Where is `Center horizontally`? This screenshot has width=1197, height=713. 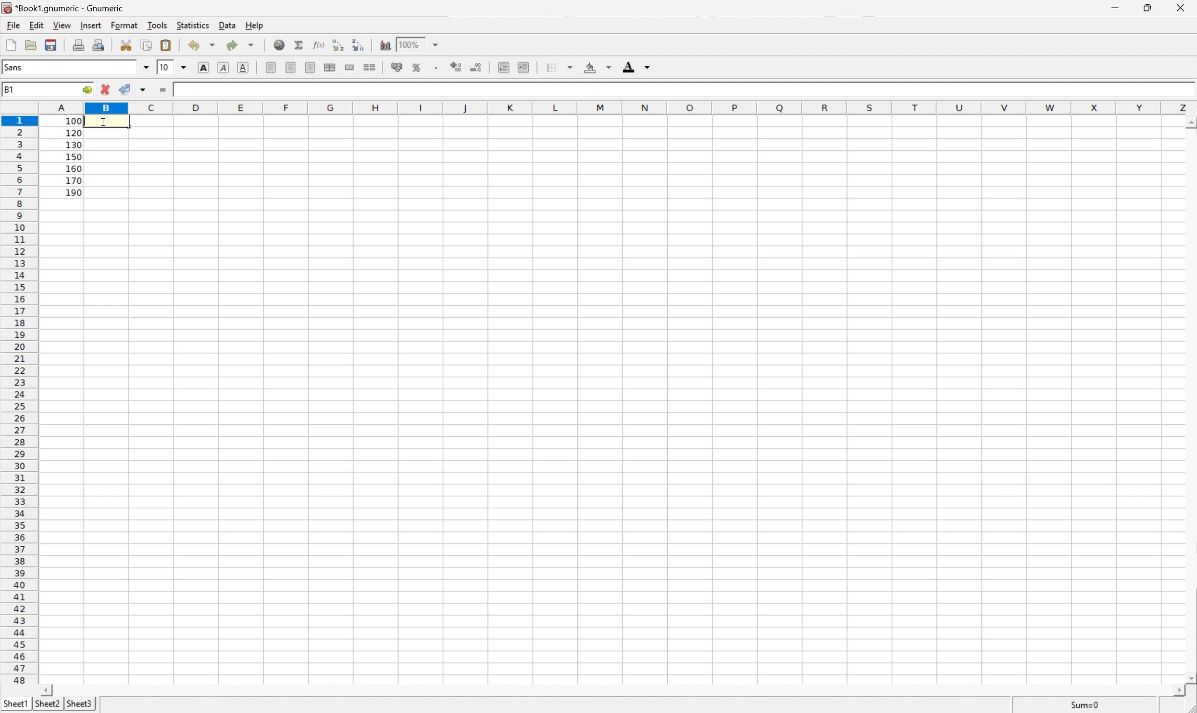
Center horizontally is located at coordinates (290, 67).